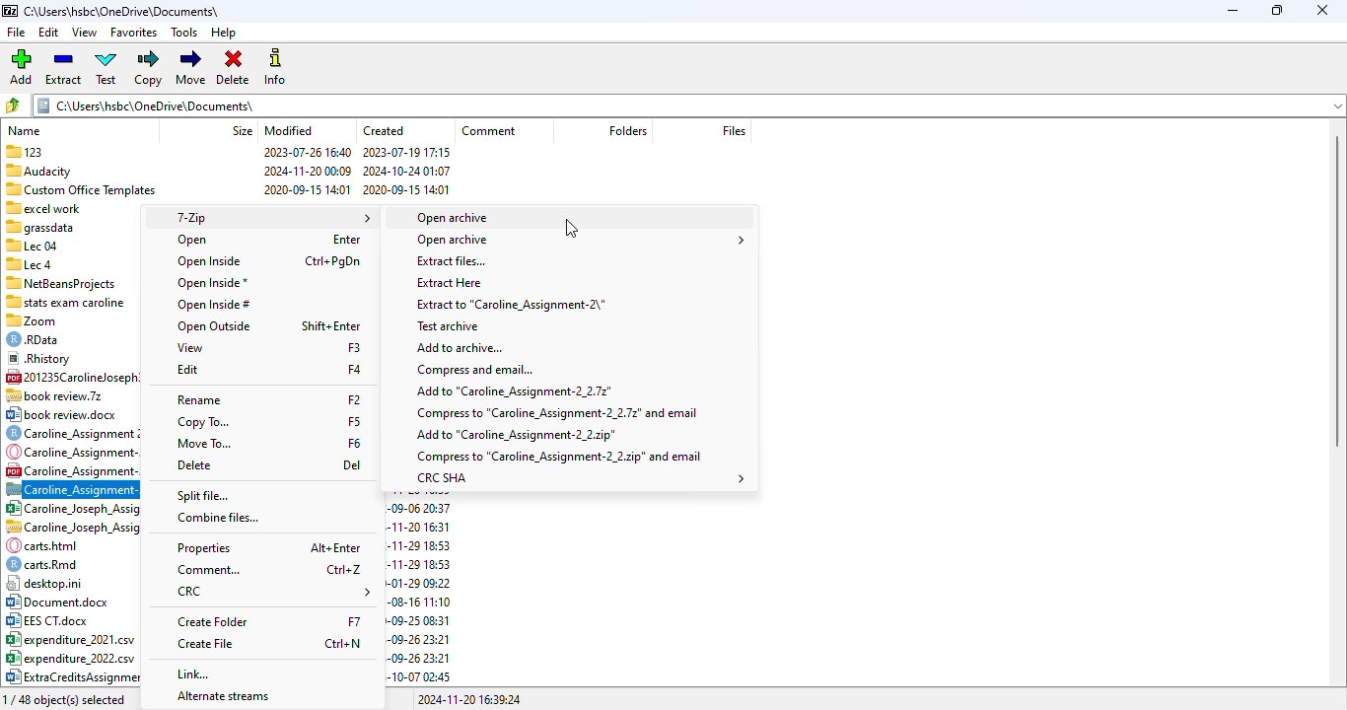 The image size is (1347, 710). I want to click on test archive, so click(450, 326).